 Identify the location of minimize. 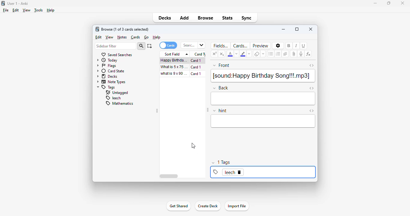
(283, 29).